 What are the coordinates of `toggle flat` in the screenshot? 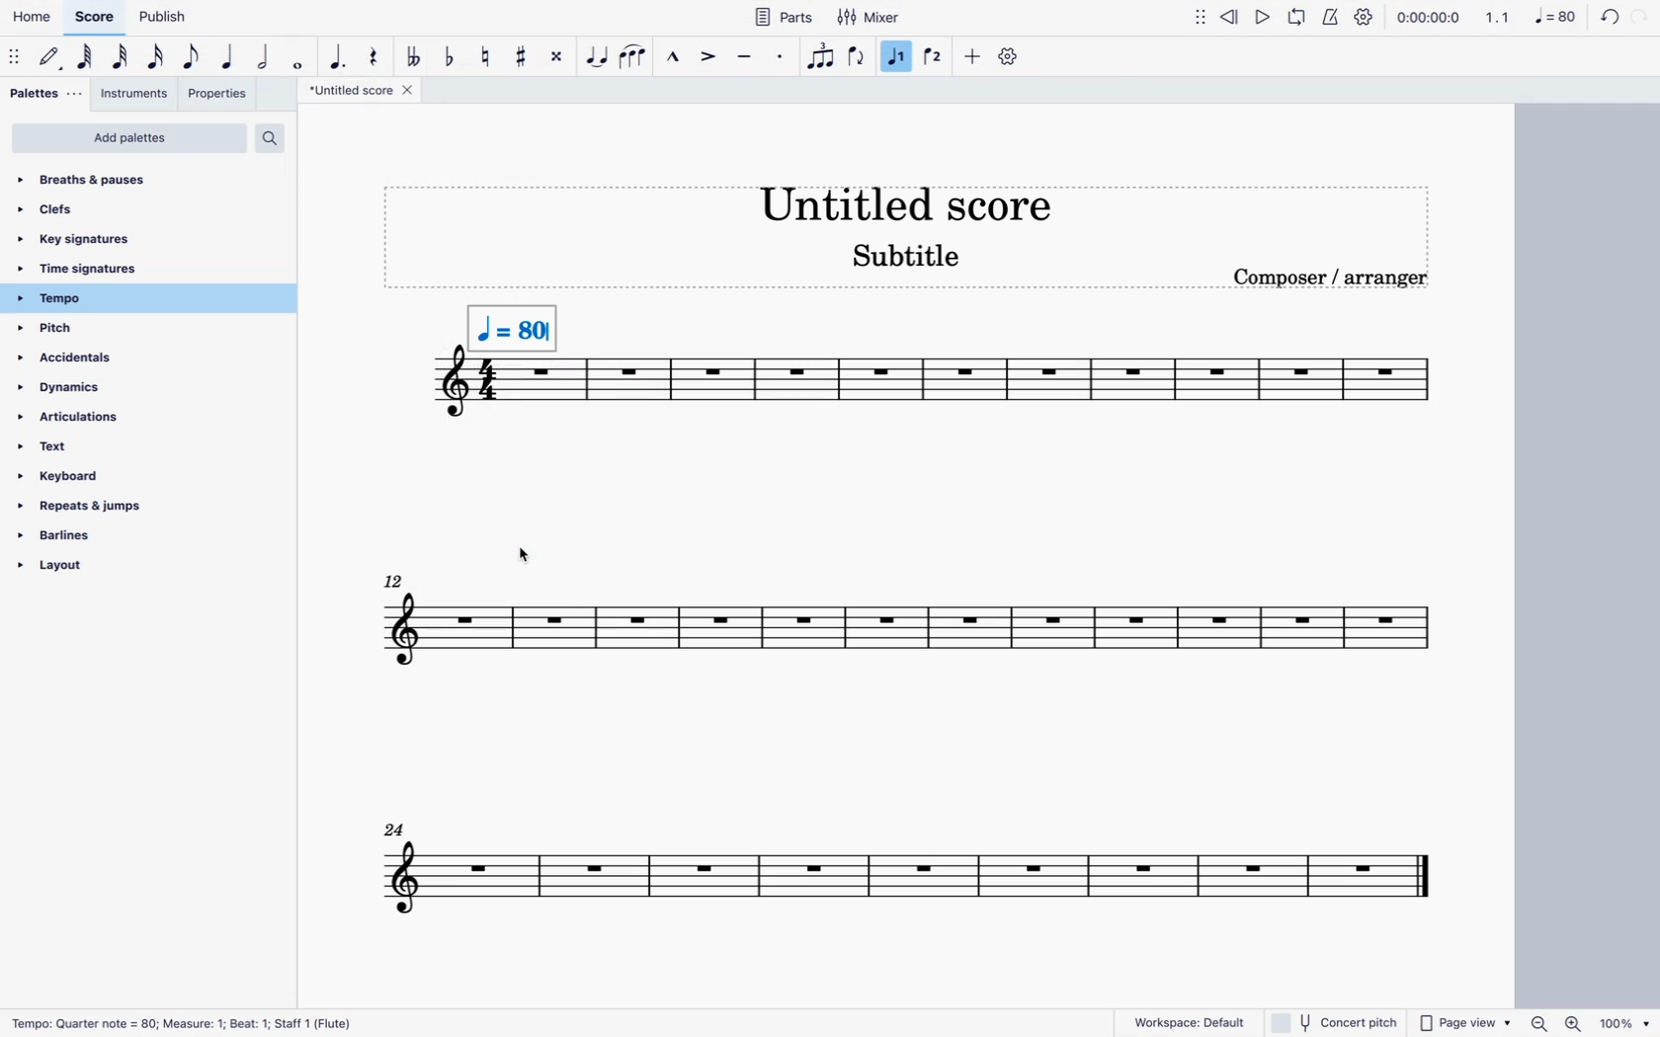 It's located at (450, 56).